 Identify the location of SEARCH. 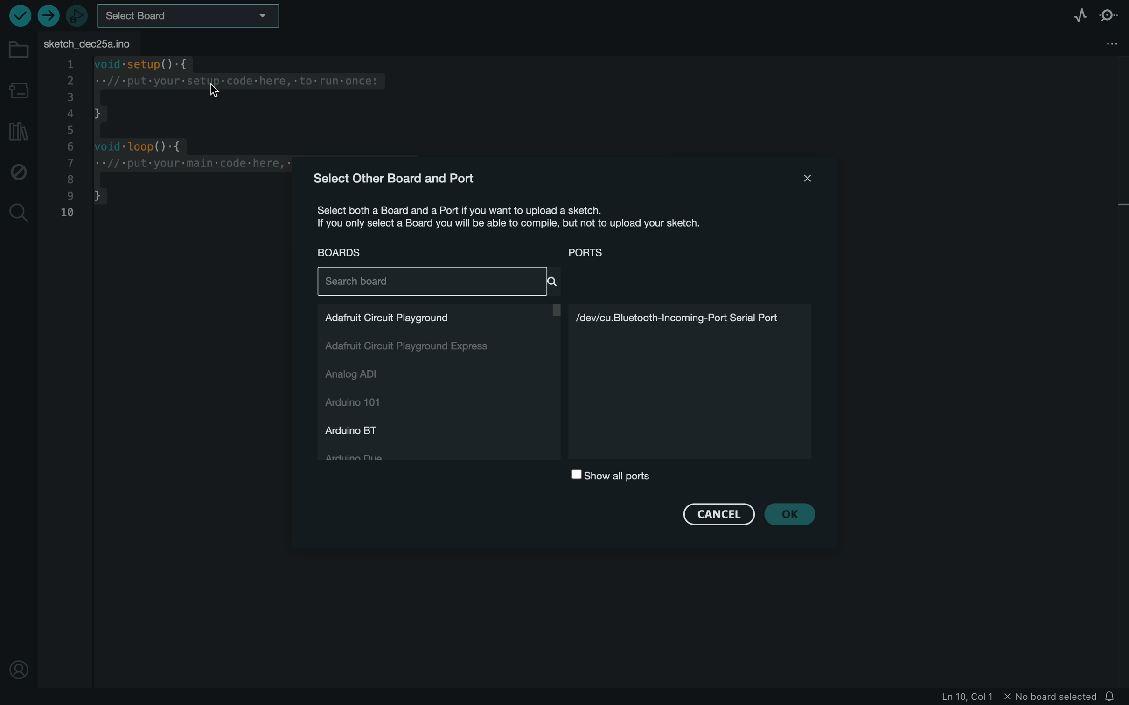
(439, 281).